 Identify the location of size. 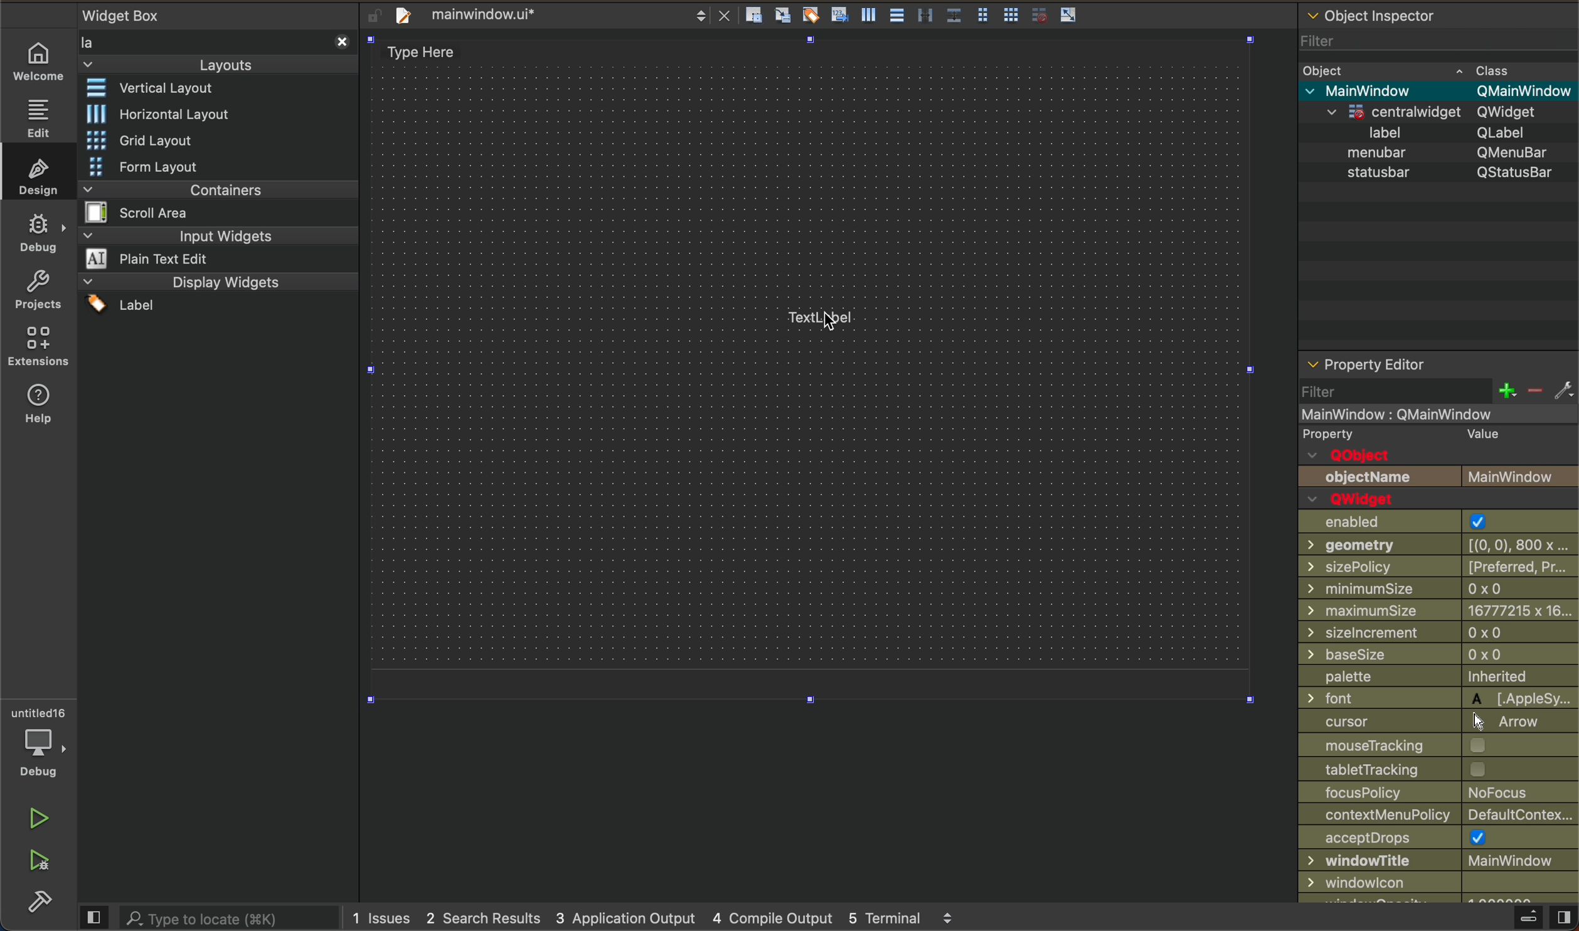
(1438, 634).